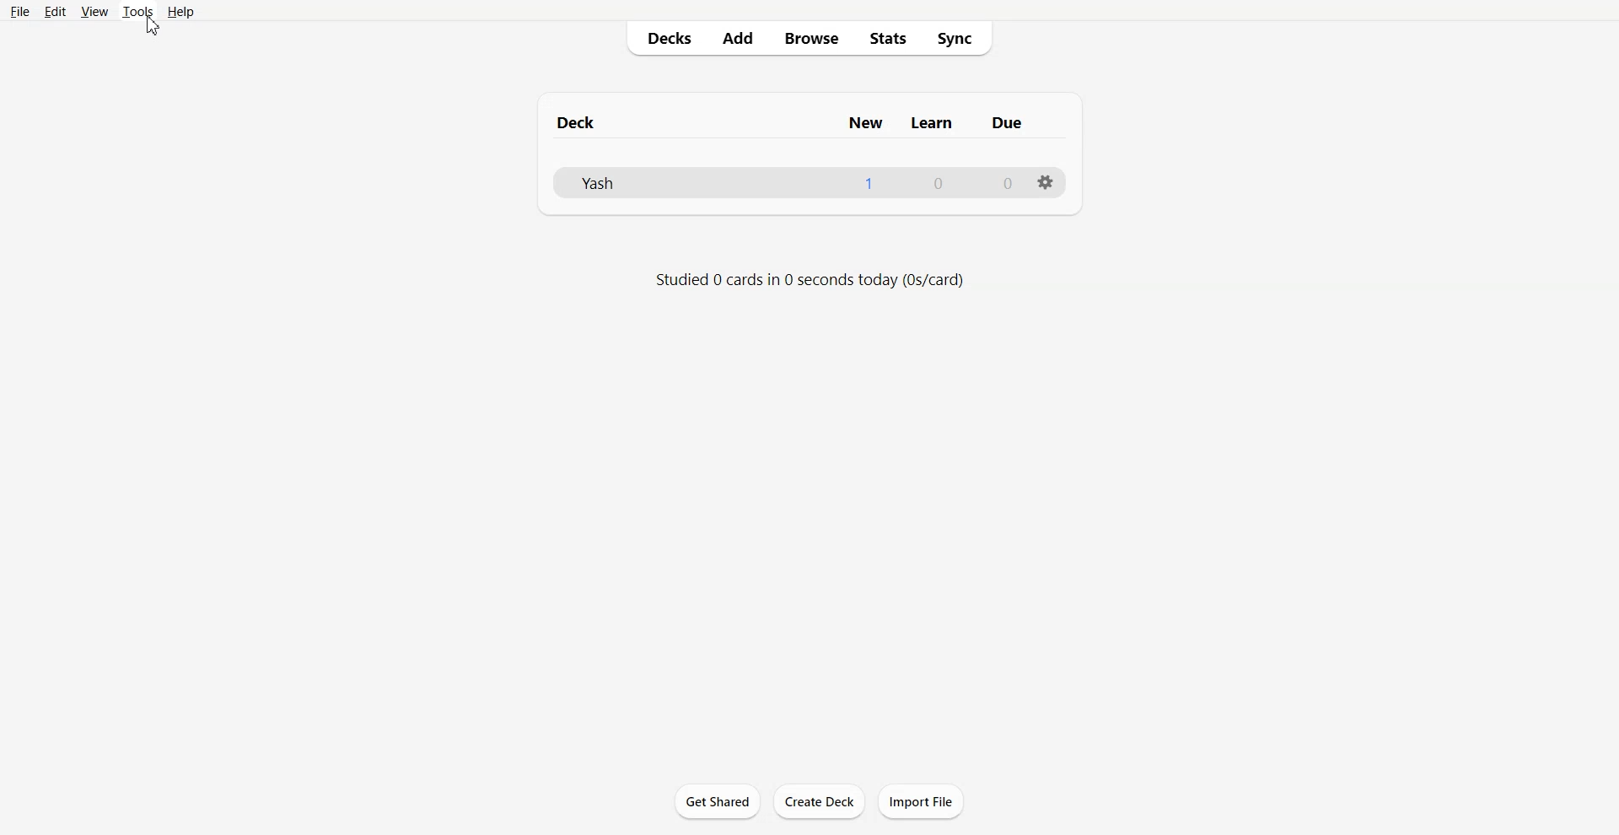  What do you see at coordinates (869, 182) in the screenshot?
I see `1` at bounding box center [869, 182].